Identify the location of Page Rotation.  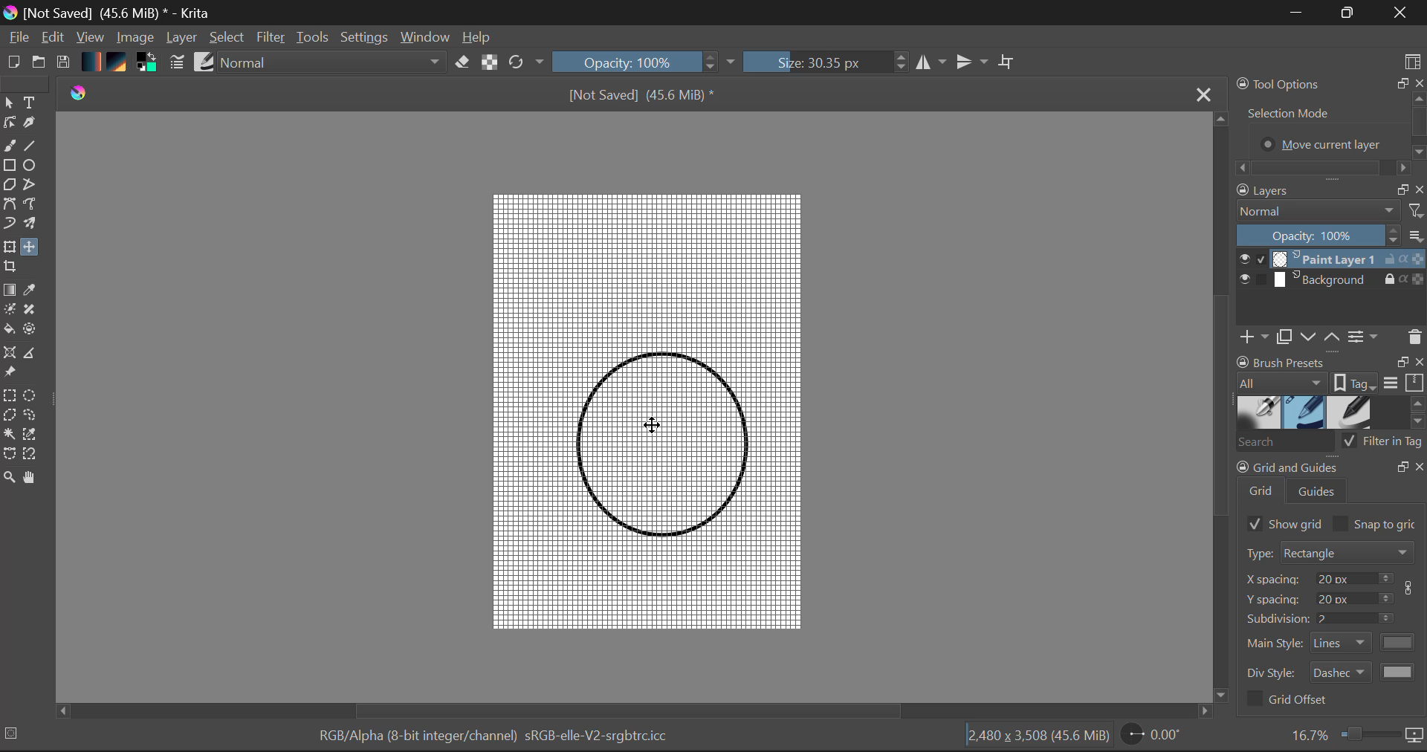
(1156, 737).